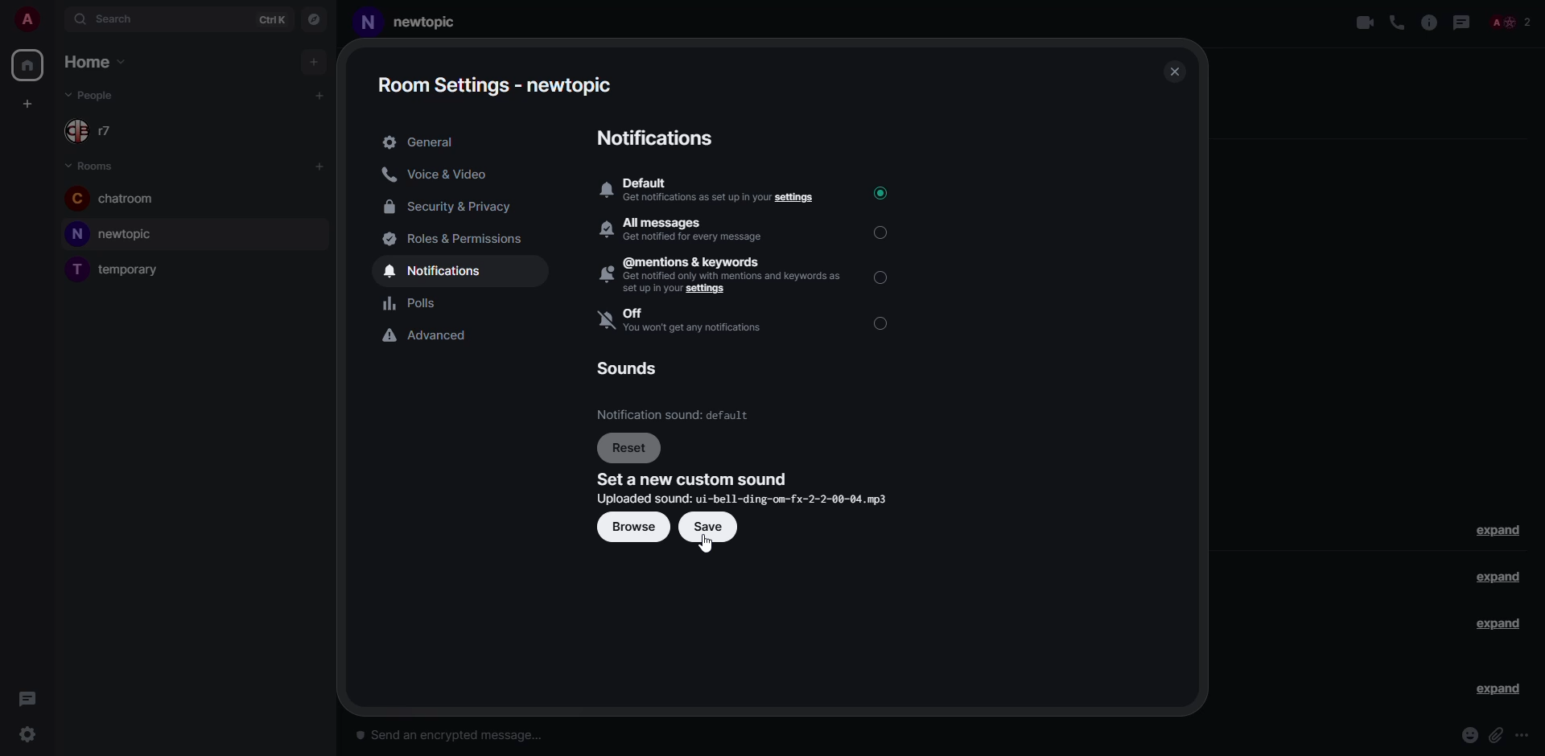  What do you see at coordinates (1498, 624) in the screenshot?
I see `expand` at bounding box center [1498, 624].